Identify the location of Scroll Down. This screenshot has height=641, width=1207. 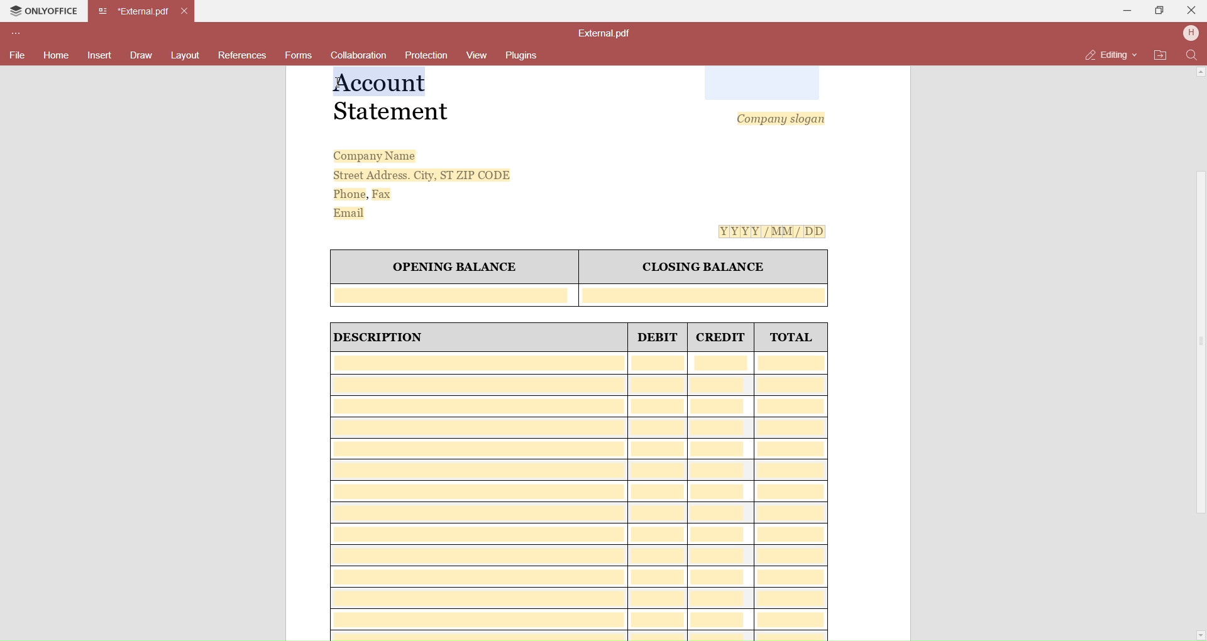
(1198, 633).